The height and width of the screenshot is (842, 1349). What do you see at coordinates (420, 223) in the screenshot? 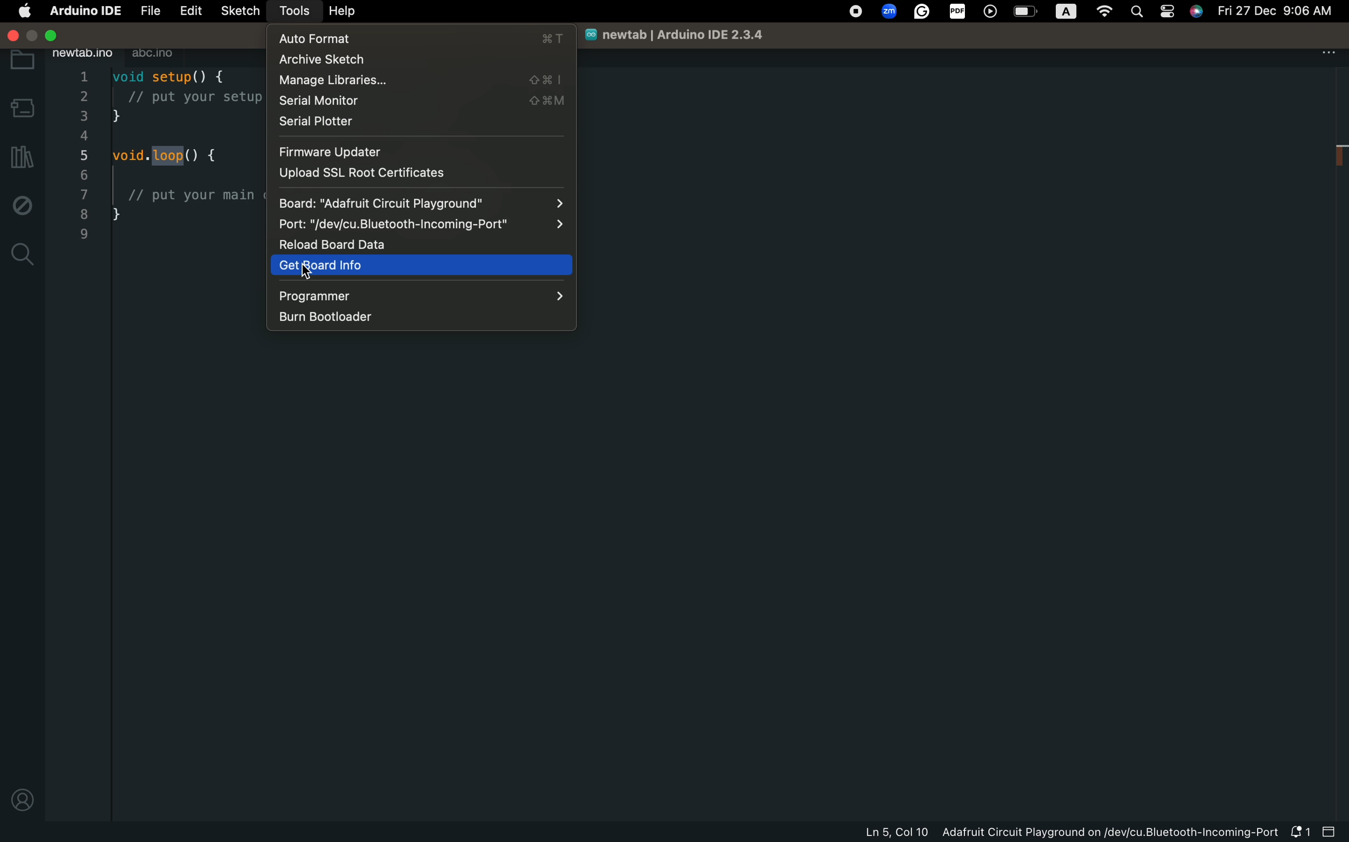
I see `Port: "/dev/cu.Bluetooth-Incoming-Port"` at bounding box center [420, 223].